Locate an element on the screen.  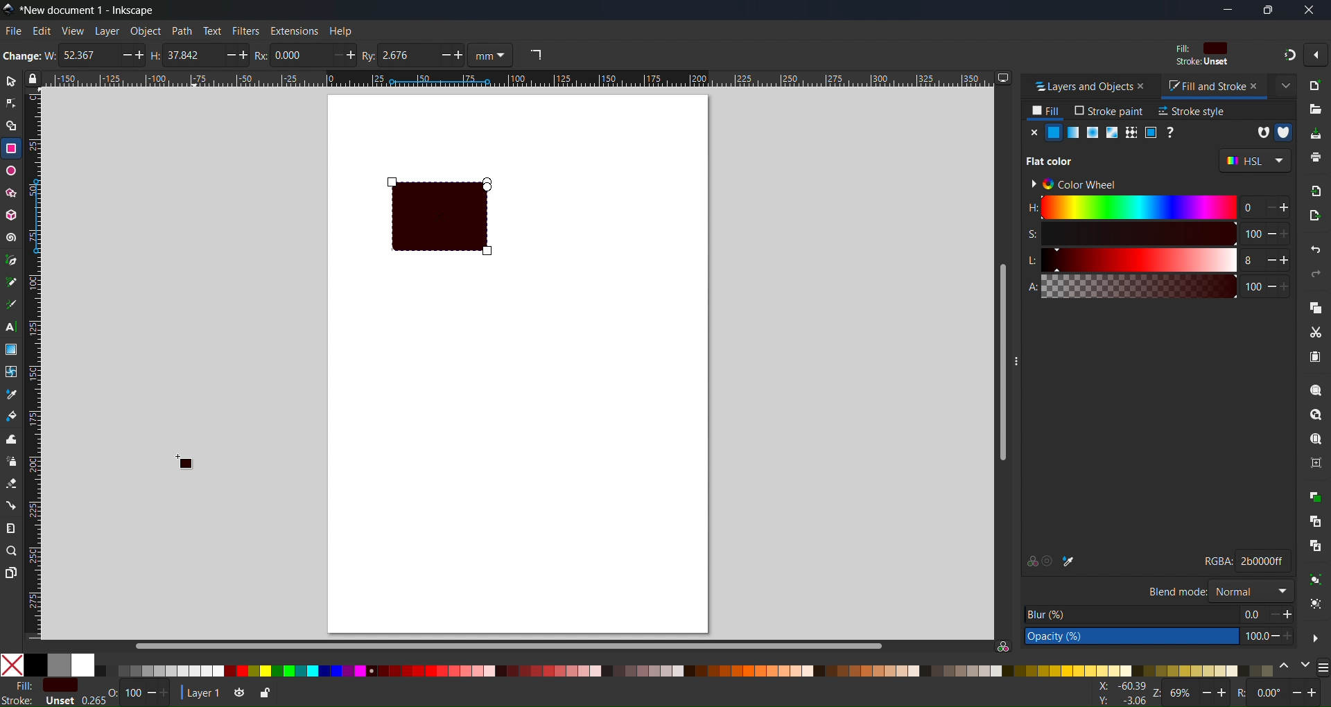
Object is located at coordinates (145, 31).